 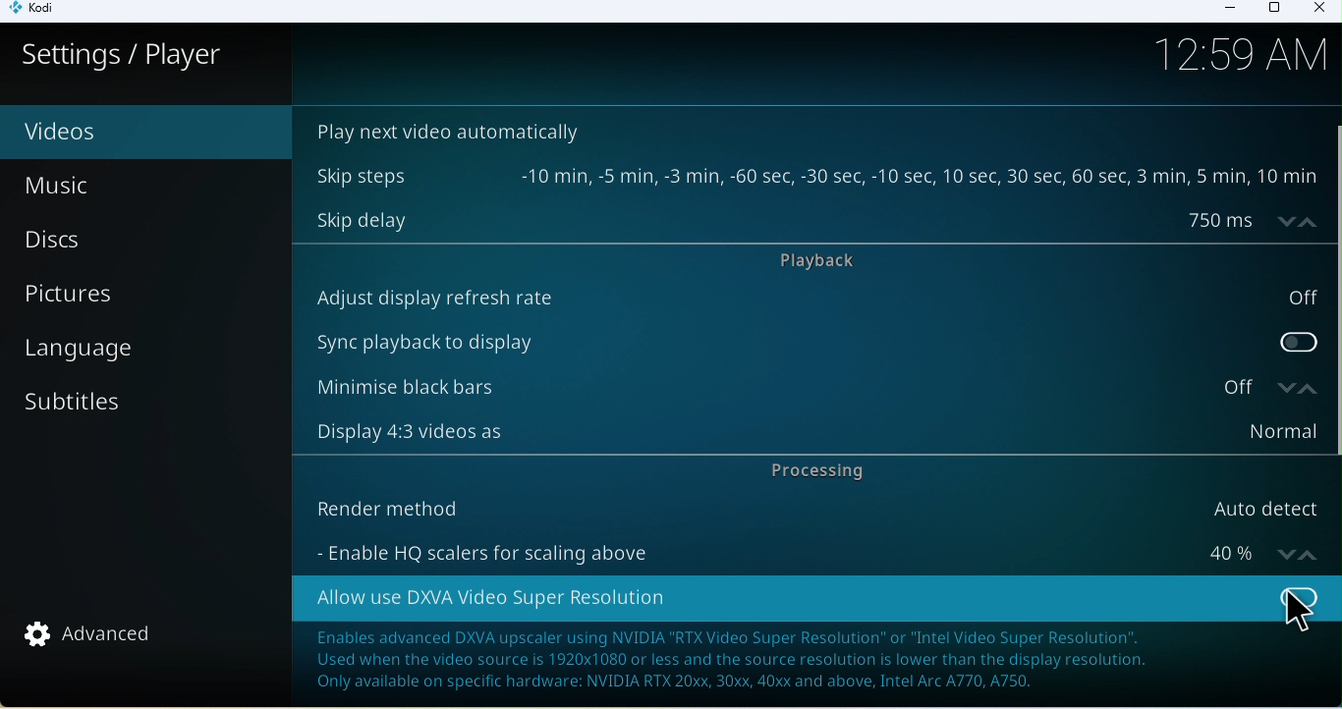 I want to click on Cursor, so click(x=1299, y=610).